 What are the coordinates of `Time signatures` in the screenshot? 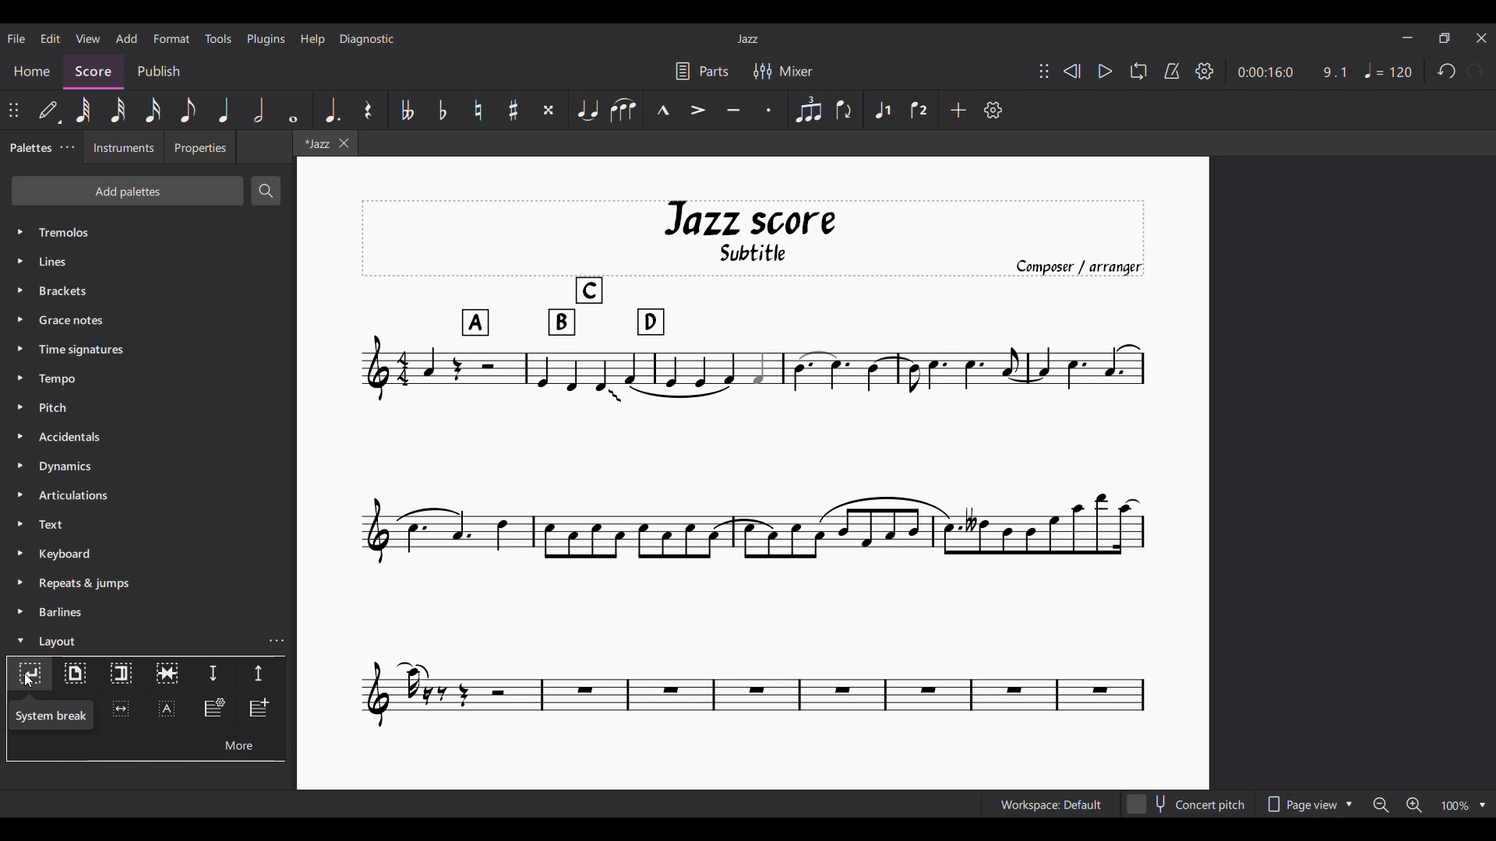 It's located at (148, 350).